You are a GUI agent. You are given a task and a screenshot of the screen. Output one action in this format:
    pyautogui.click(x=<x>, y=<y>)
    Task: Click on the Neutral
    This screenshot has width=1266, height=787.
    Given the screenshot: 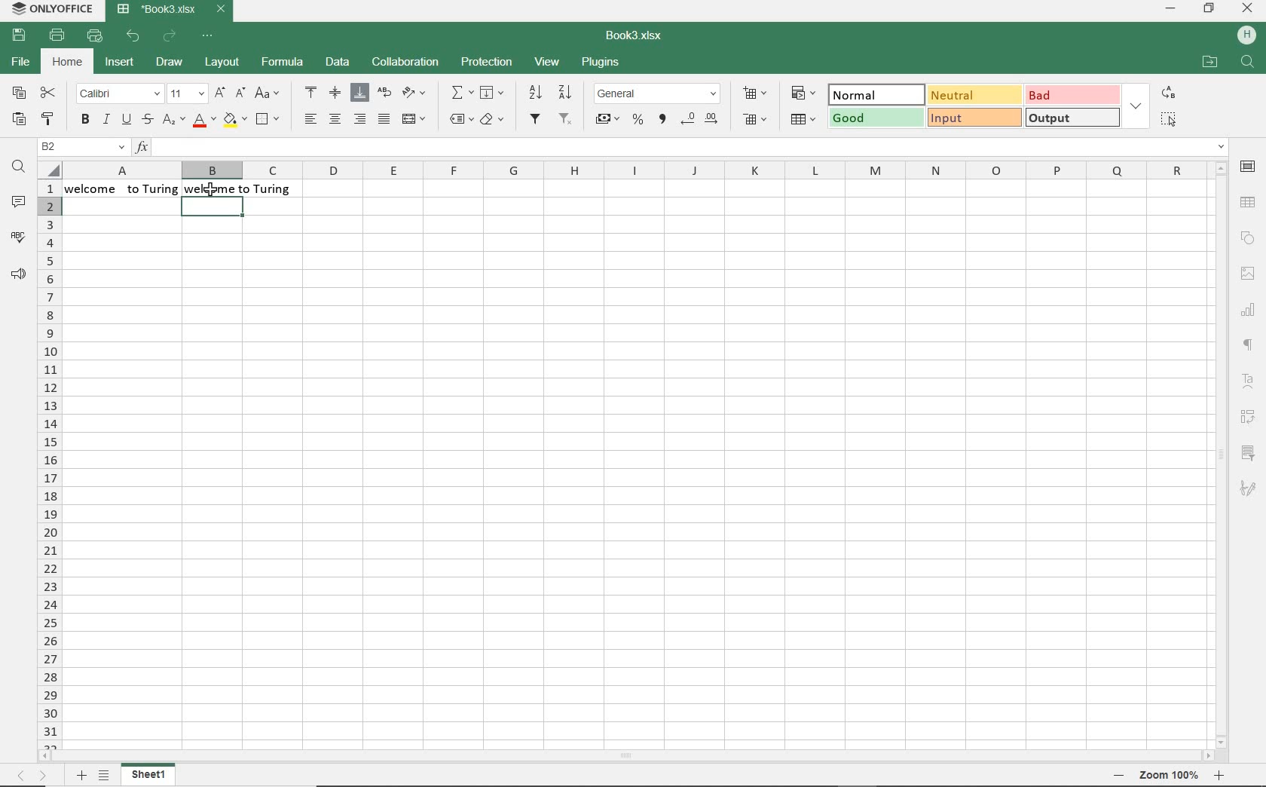 What is the action you would take?
    pyautogui.click(x=973, y=94)
    